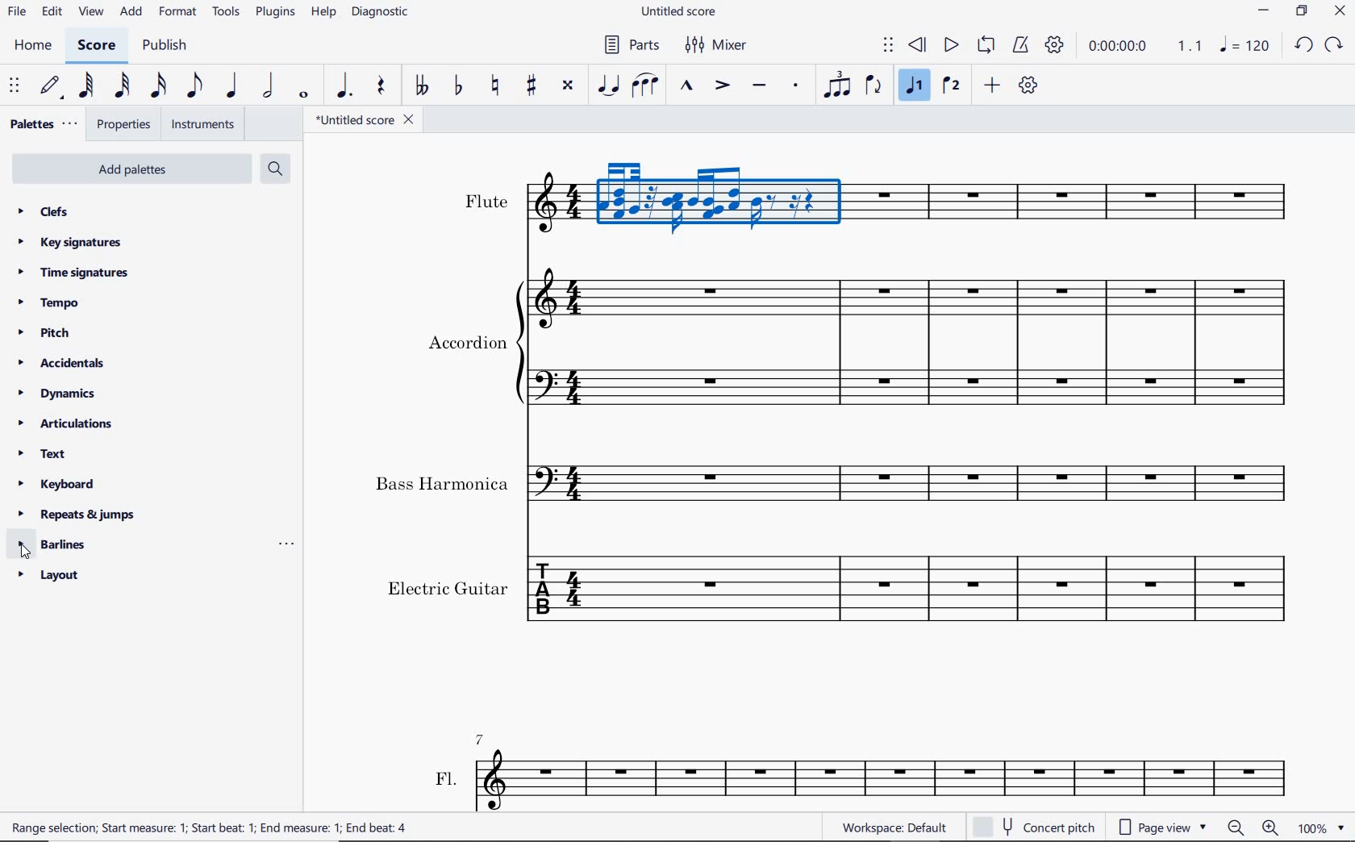 The image size is (1355, 842). What do you see at coordinates (873, 86) in the screenshot?
I see `flip direction` at bounding box center [873, 86].